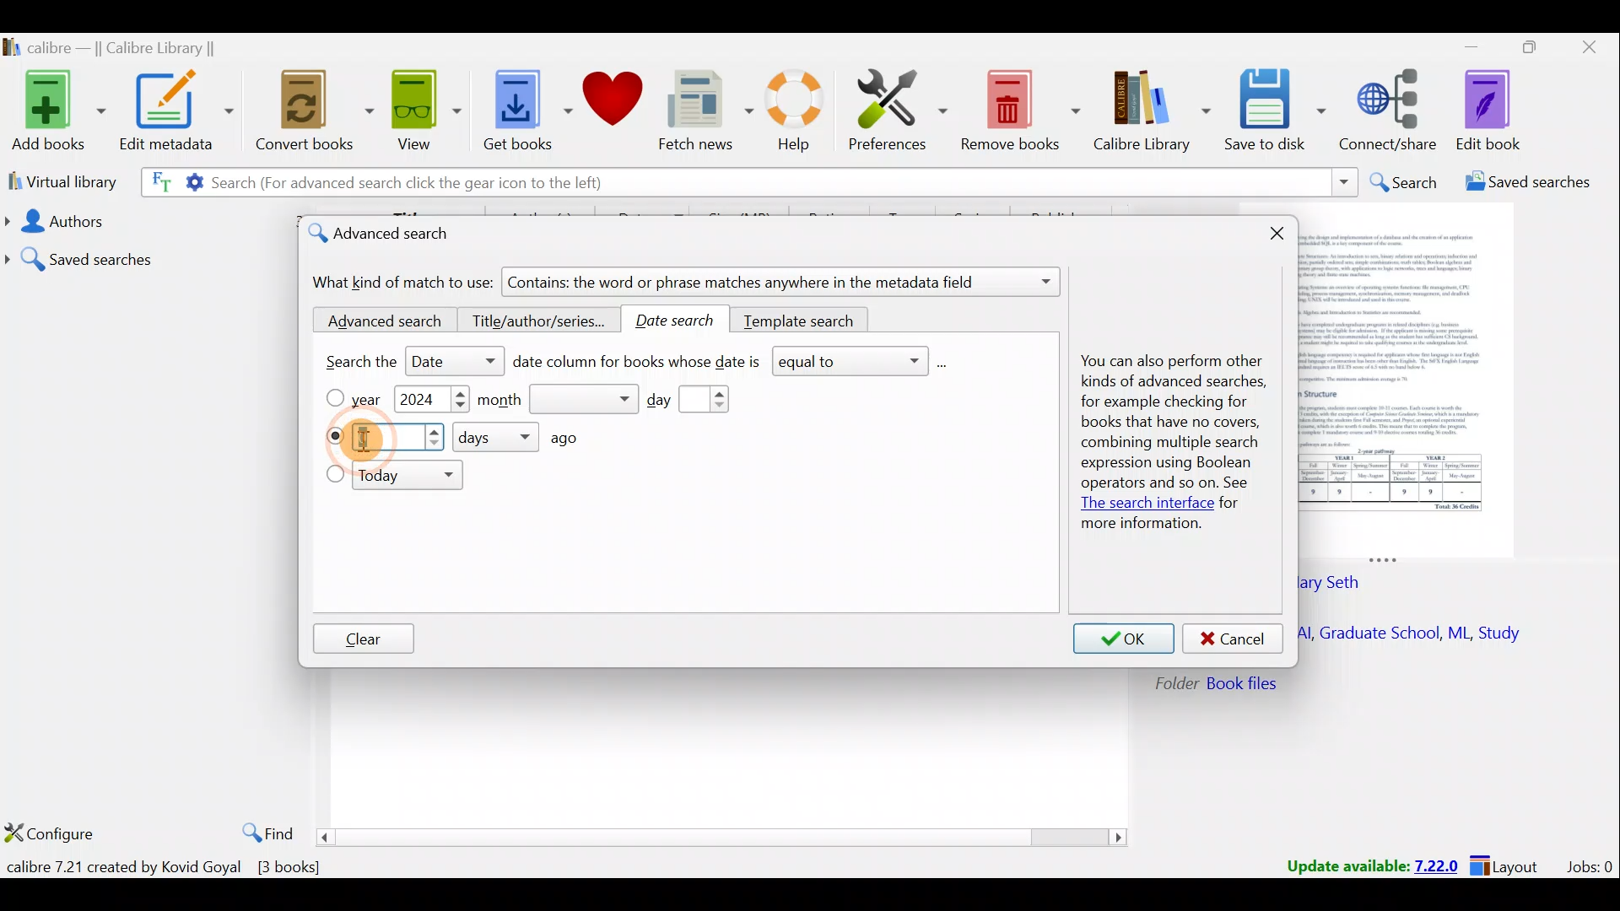 Image resolution: width=1620 pixels, height=911 pixels. Describe the element at coordinates (132, 47) in the screenshot. I see `calibre — || Calibre Library ||` at that location.